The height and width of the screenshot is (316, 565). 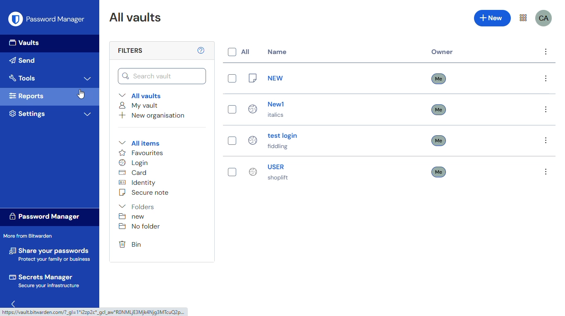 What do you see at coordinates (144, 192) in the screenshot?
I see `secure note` at bounding box center [144, 192].